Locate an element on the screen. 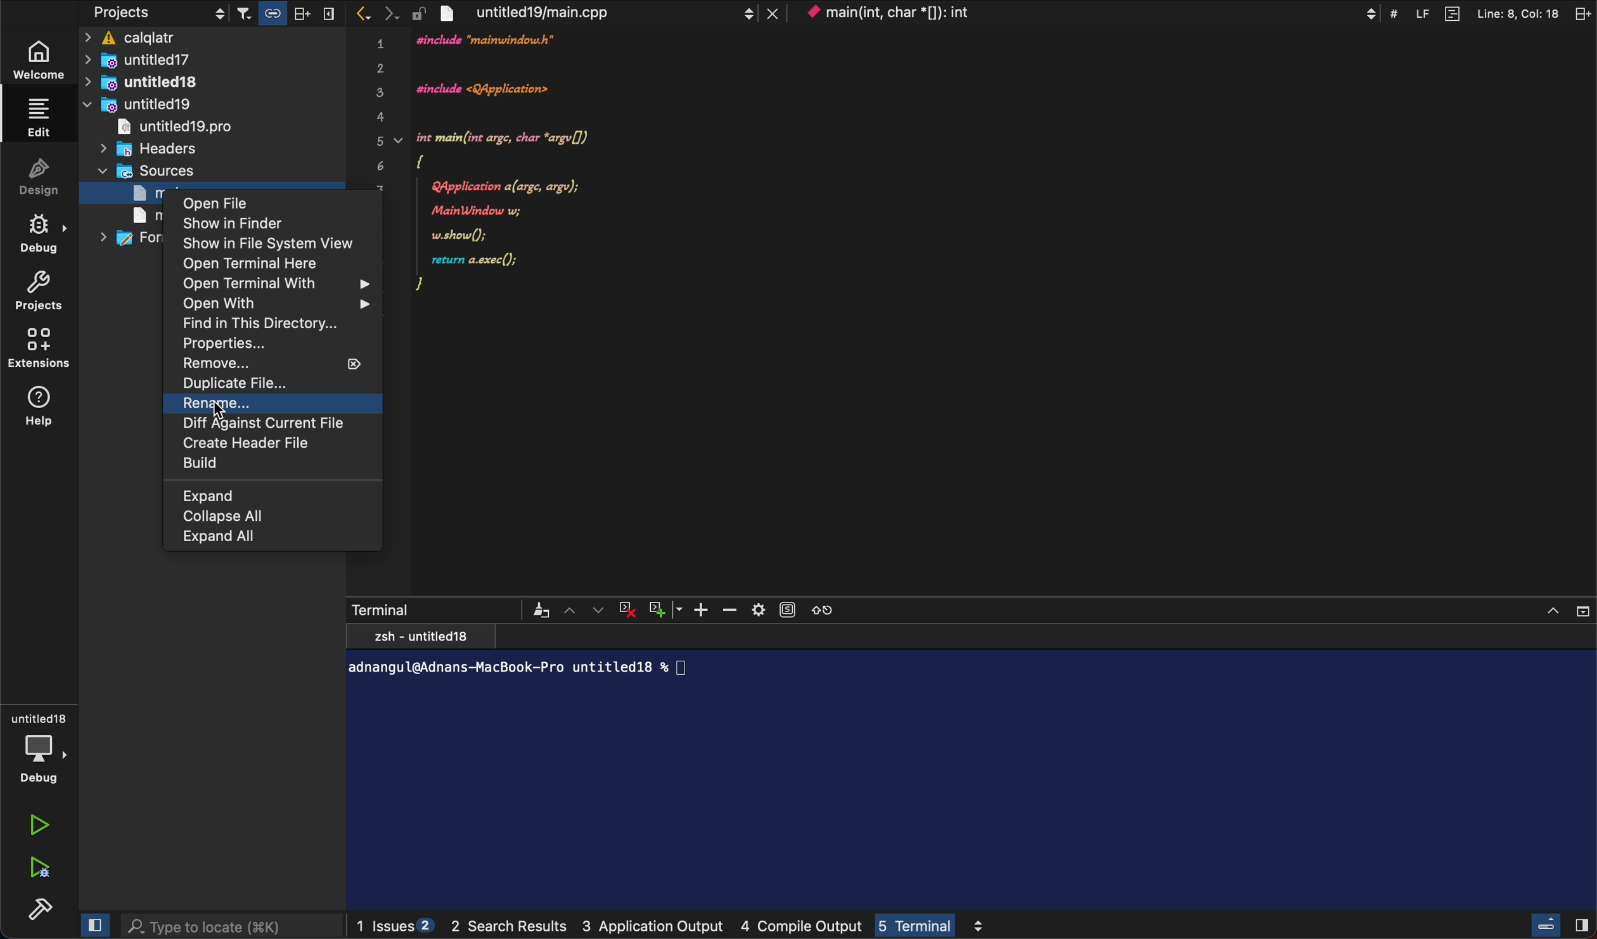  untitled19 is located at coordinates (137, 104).